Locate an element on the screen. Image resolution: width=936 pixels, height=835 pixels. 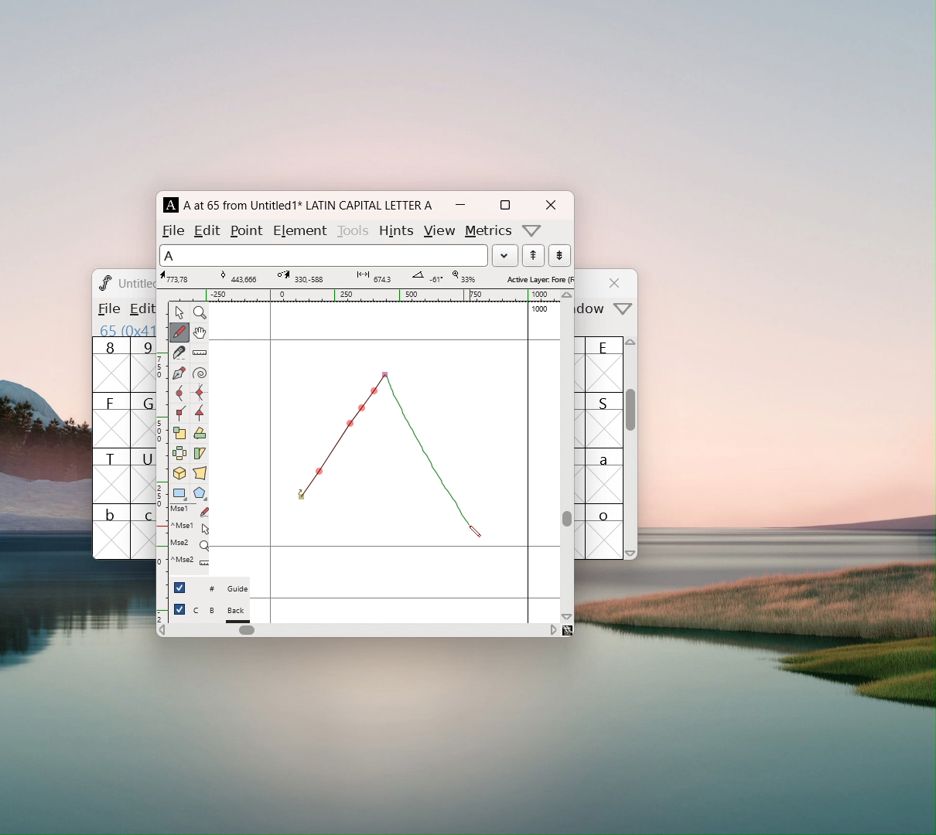
T is located at coordinates (111, 475).